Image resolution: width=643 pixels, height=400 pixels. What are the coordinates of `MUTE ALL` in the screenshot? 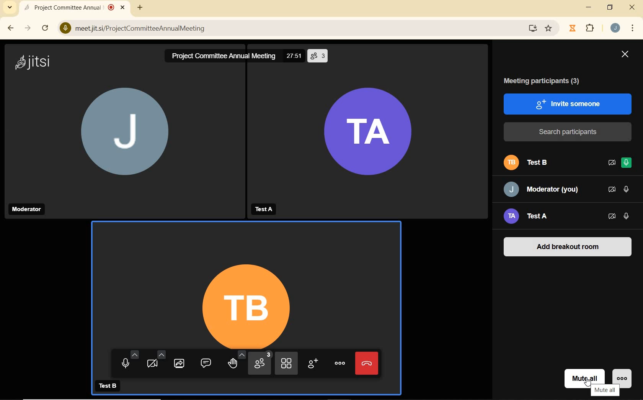 It's located at (584, 375).